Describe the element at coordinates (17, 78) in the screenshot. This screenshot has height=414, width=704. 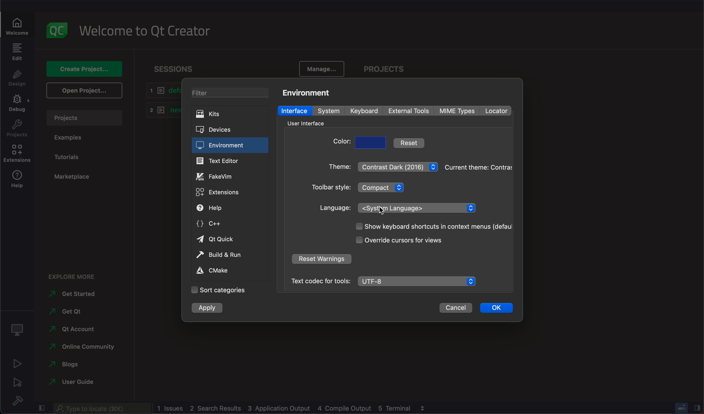
I see `design` at that location.